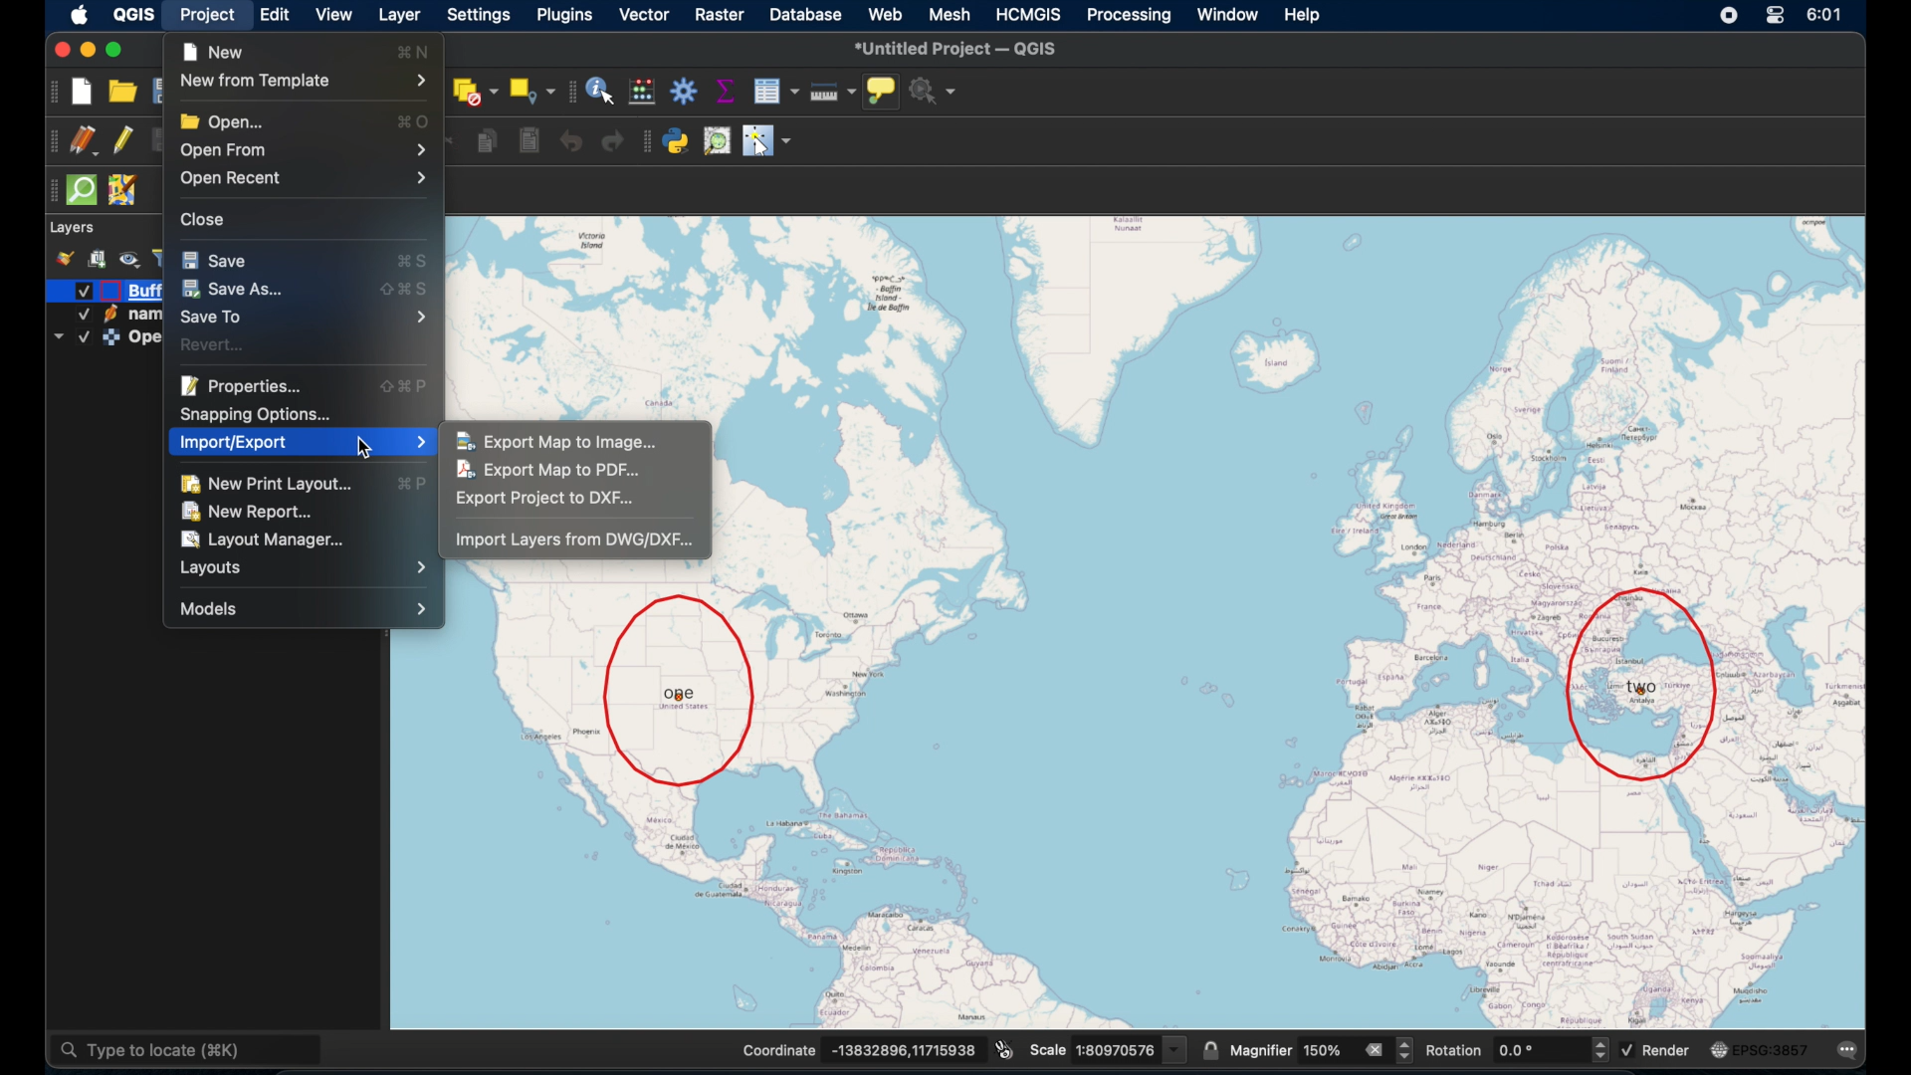 The height and width of the screenshot is (1075, 1911). I want to click on layers, so click(73, 227).